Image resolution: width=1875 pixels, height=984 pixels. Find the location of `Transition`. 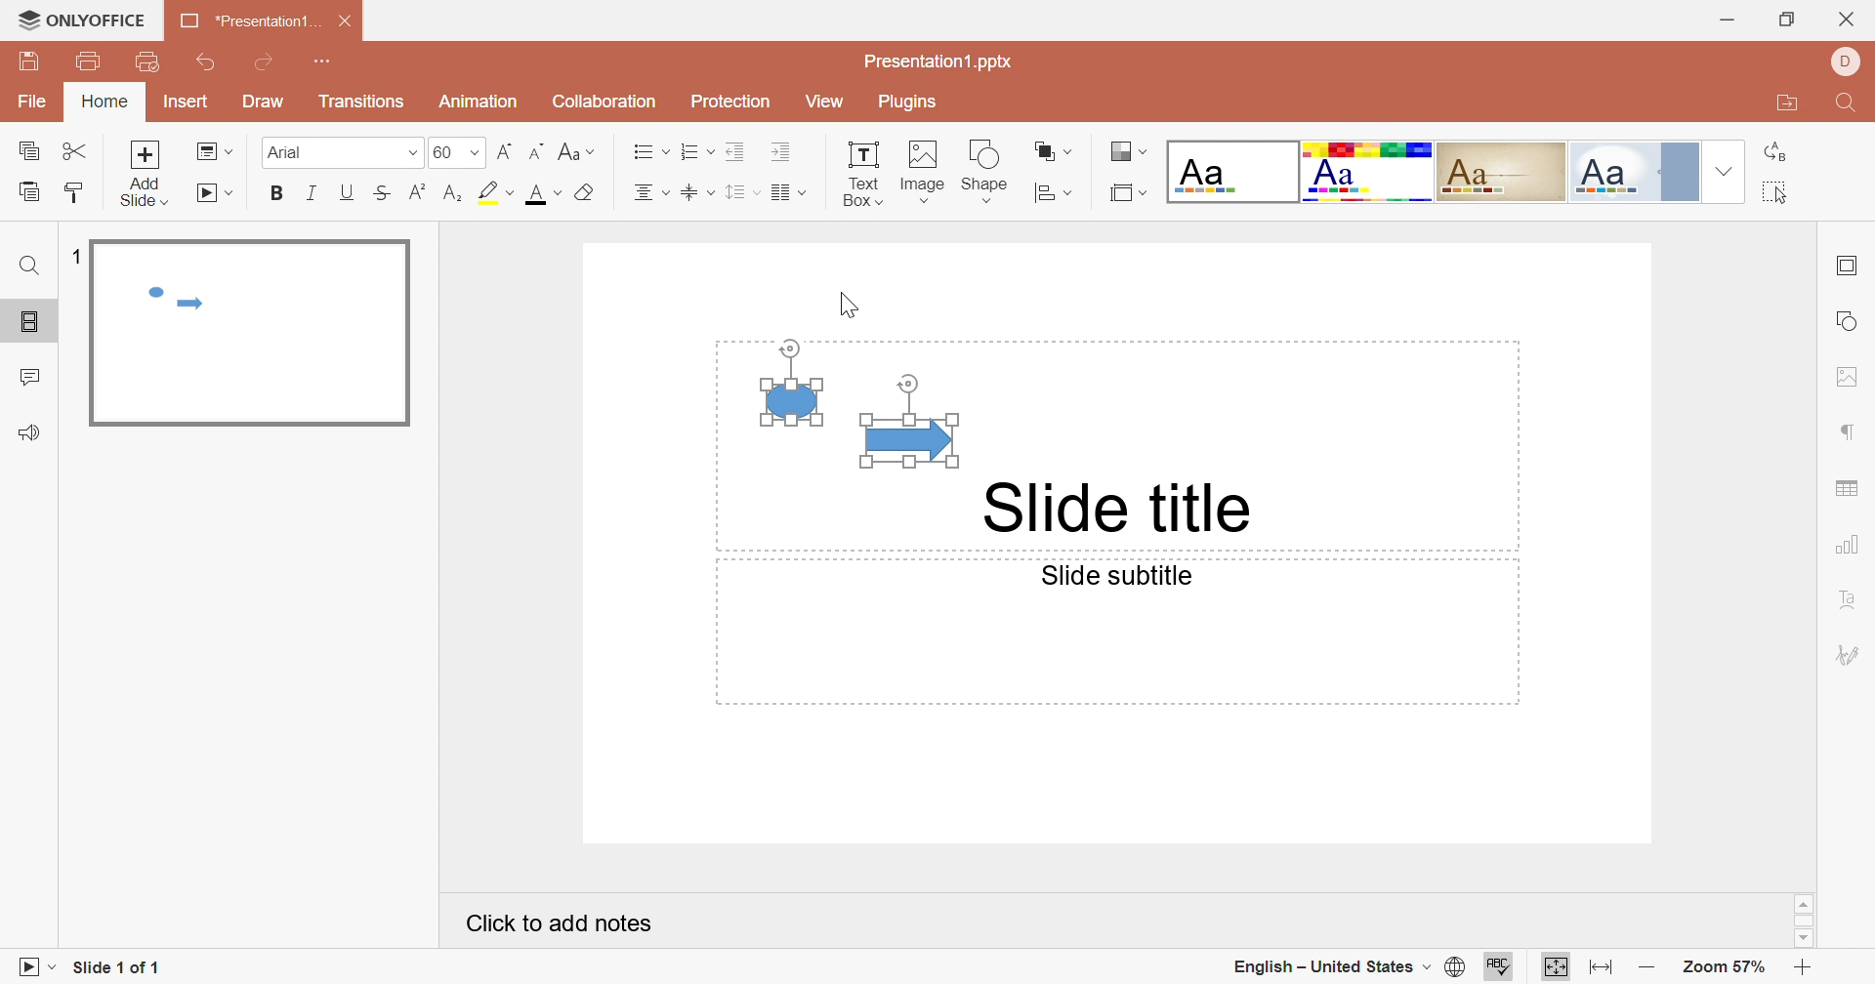

Transition is located at coordinates (359, 102).